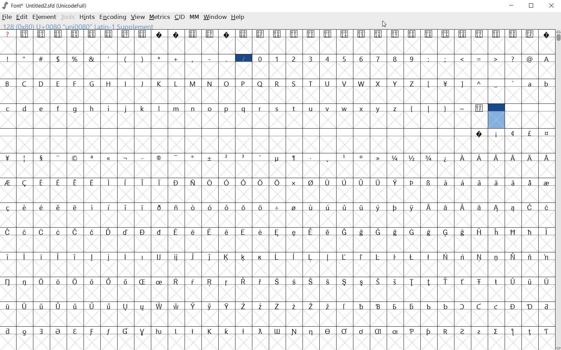  I want to click on Symbol, so click(295, 231).